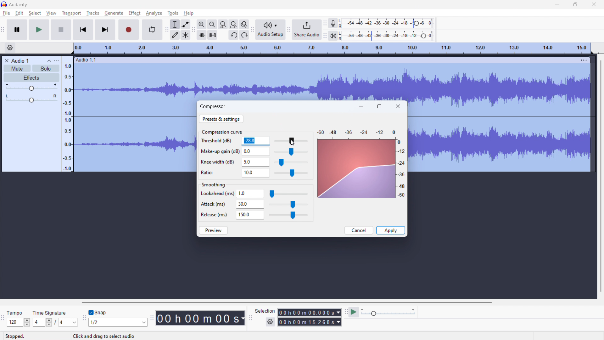  Describe the element at coordinates (291, 173) in the screenshot. I see `ratio slider` at that location.